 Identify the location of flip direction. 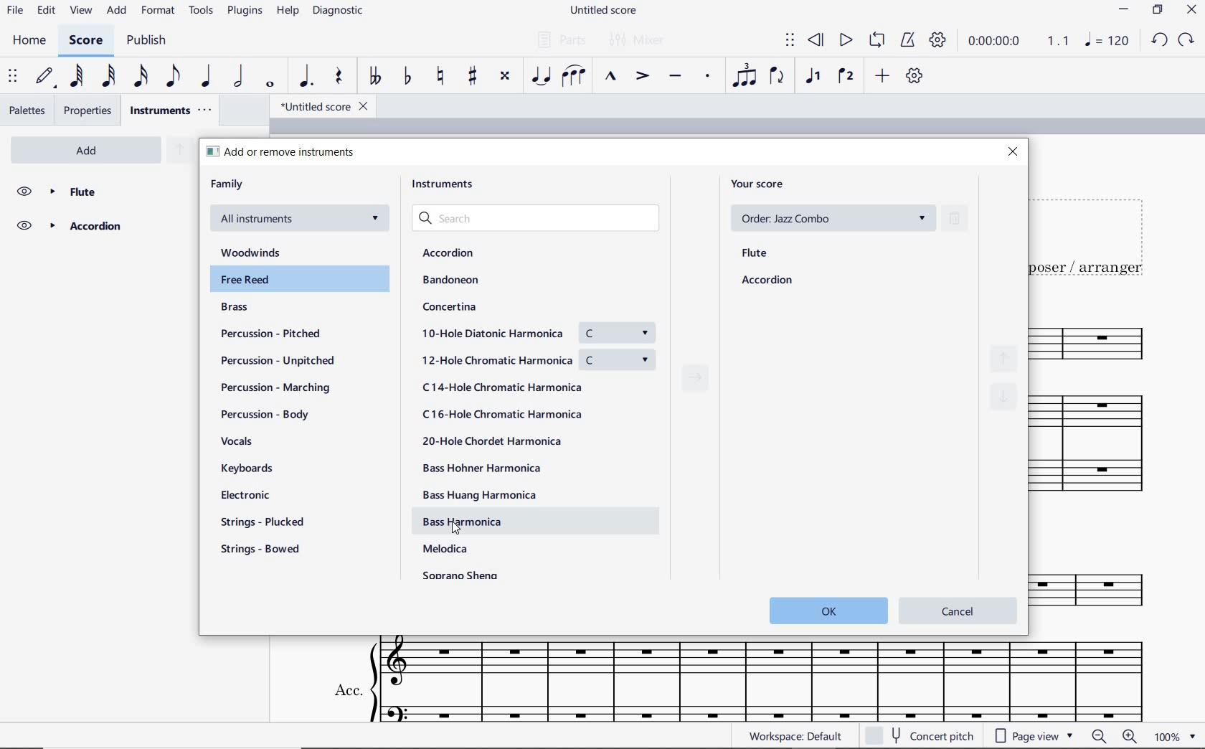
(778, 77).